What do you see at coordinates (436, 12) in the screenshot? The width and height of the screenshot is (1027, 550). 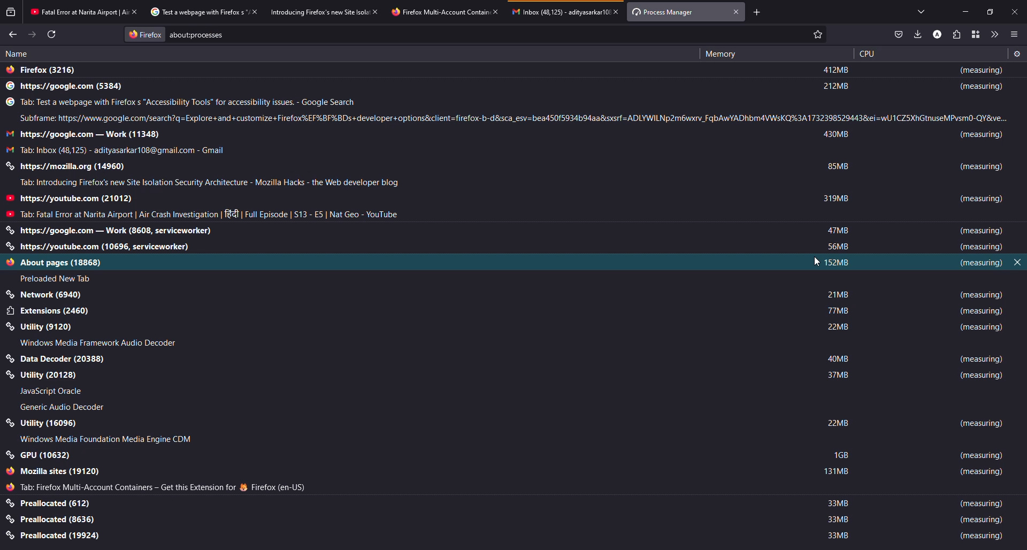 I see `tabfirefox multi-account contain` at bounding box center [436, 12].